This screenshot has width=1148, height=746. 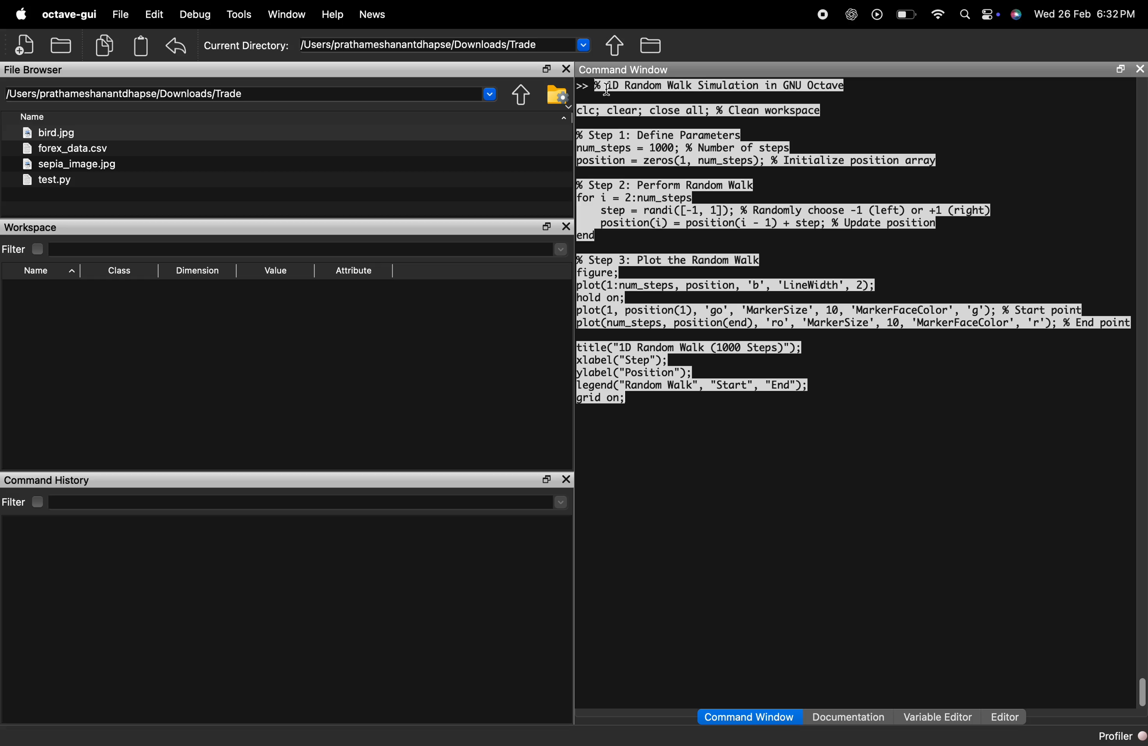 I want to click on record, so click(x=822, y=13).